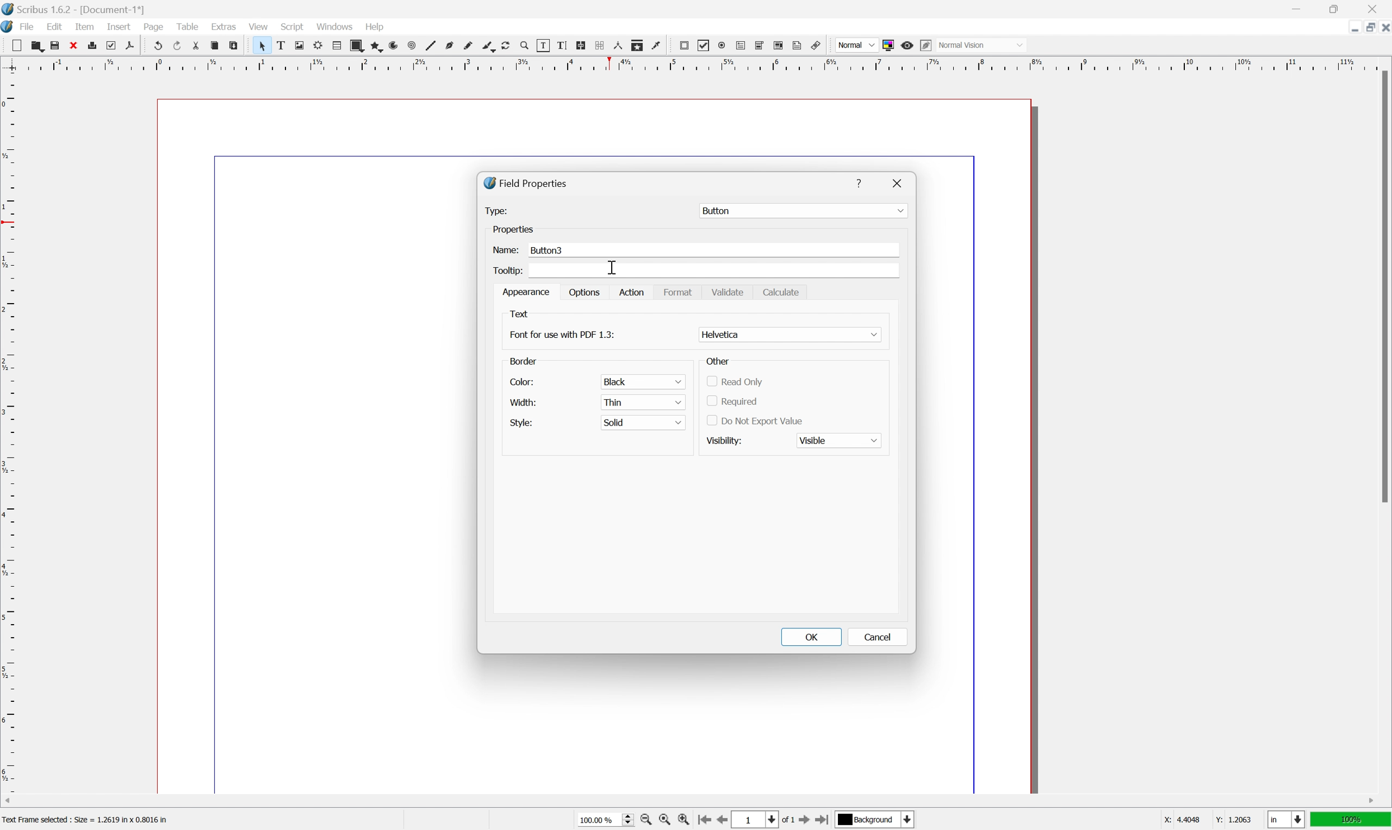 The width and height of the screenshot is (1392, 830). Describe the element at coordinates (817, 46) in the screenshot. I see `link annotation` at that location.